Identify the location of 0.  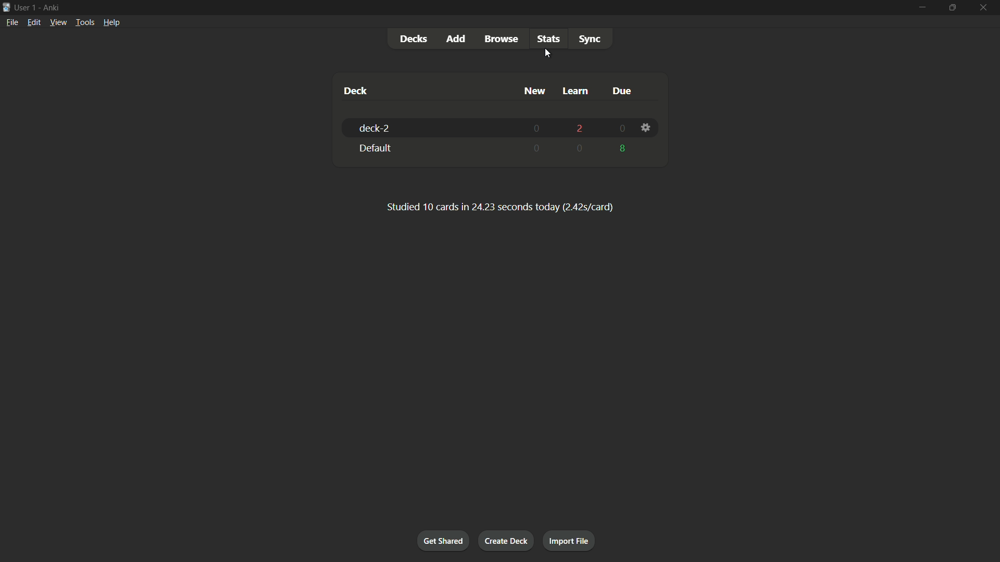
(537, 151).